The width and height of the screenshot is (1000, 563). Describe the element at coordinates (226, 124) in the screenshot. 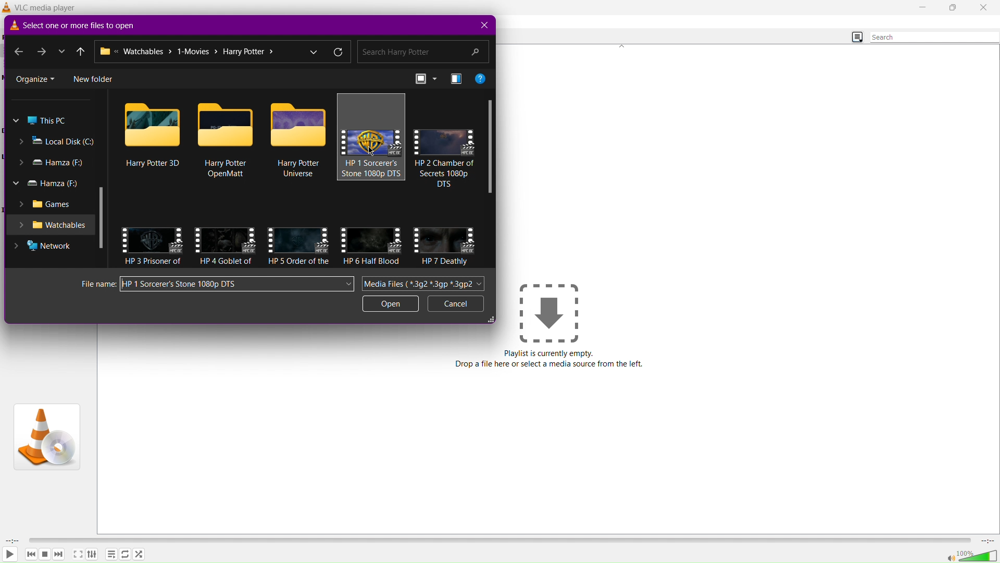

I see `video file` at that location.